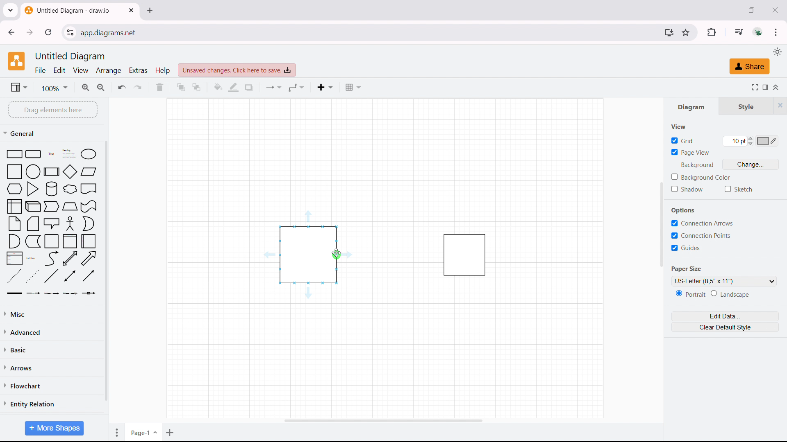 The image size is (787, 442). I want to click on zoom out, so click(102, 86).